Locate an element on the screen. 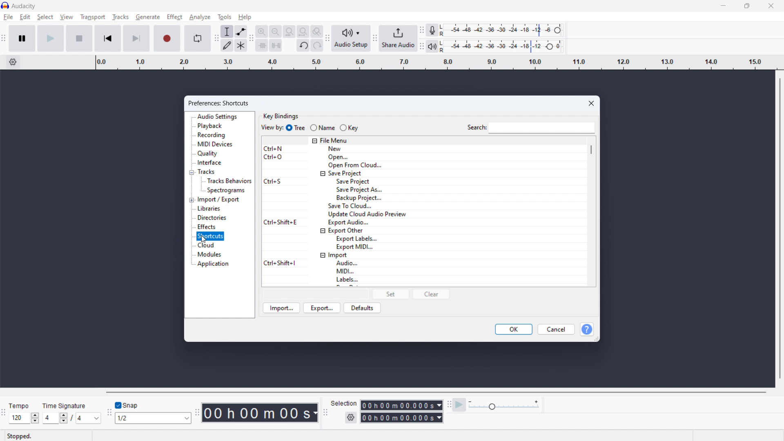  quality is located at coordinates (208, 153).